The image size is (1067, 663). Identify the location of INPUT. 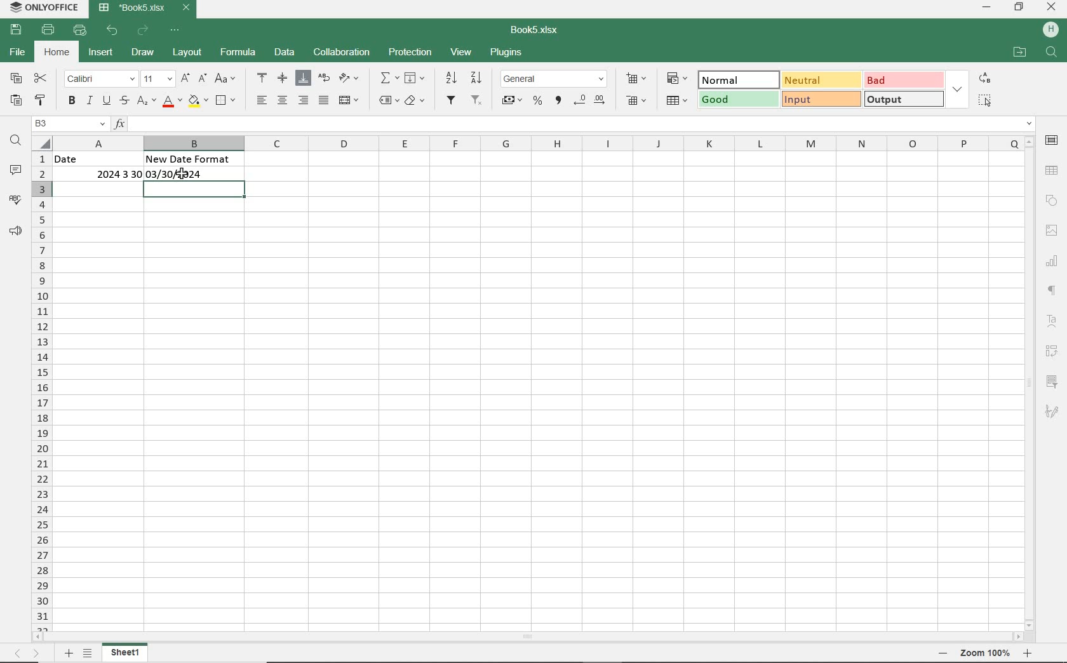
(821, 99).